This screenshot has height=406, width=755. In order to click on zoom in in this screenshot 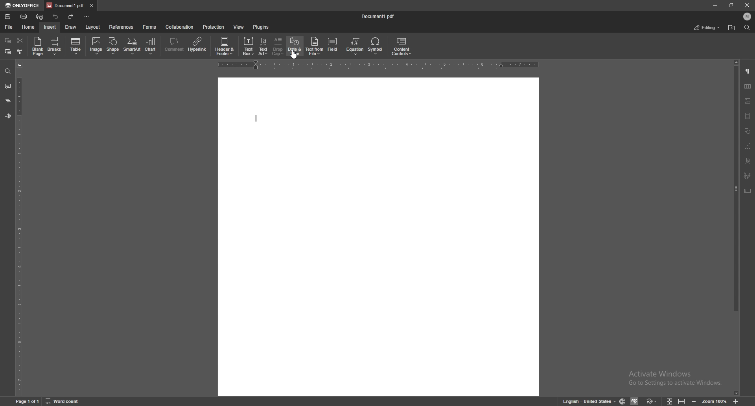, I will do `click(737, 401)`.